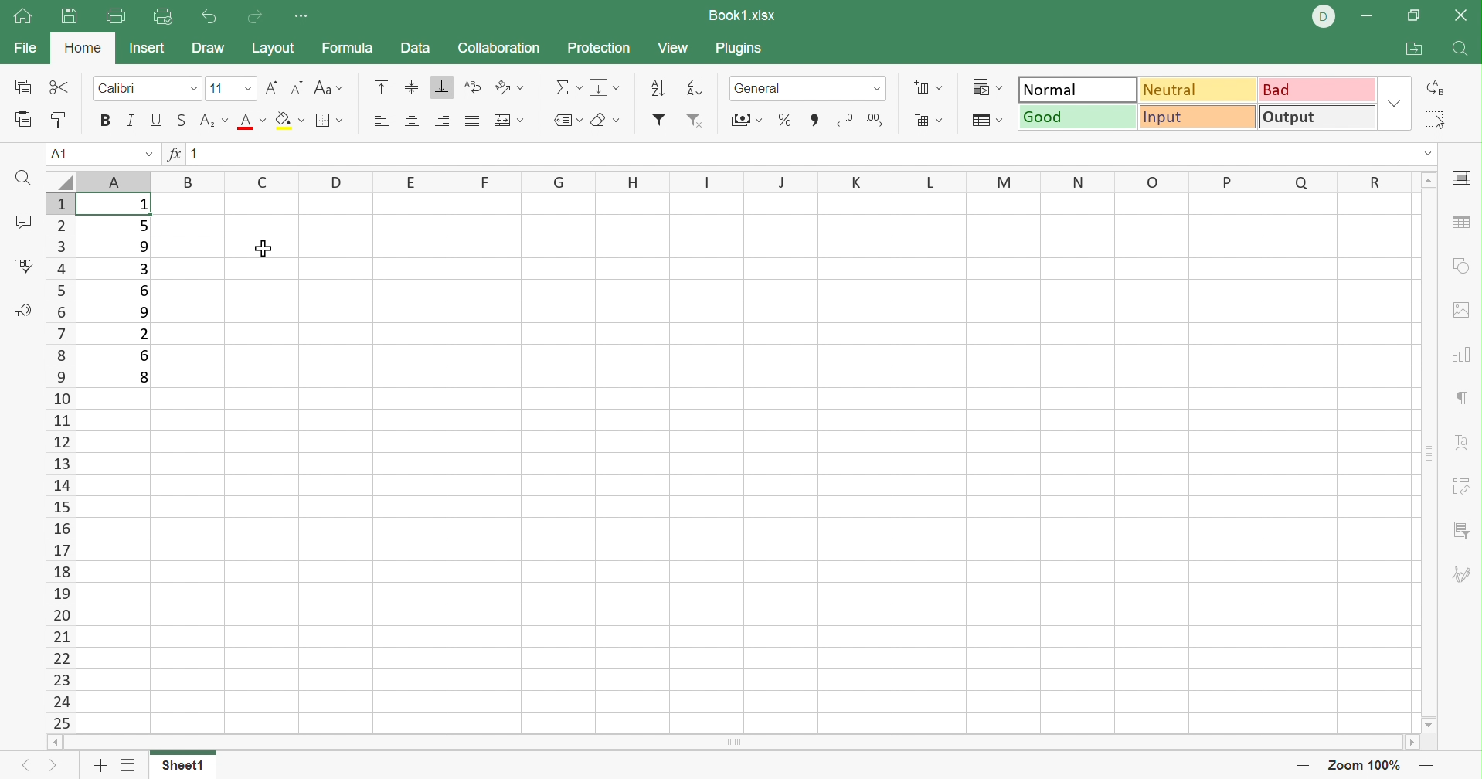  Describe the element at coordinates (192, 89) in the screenshot. I see `Drop Down` at that location.